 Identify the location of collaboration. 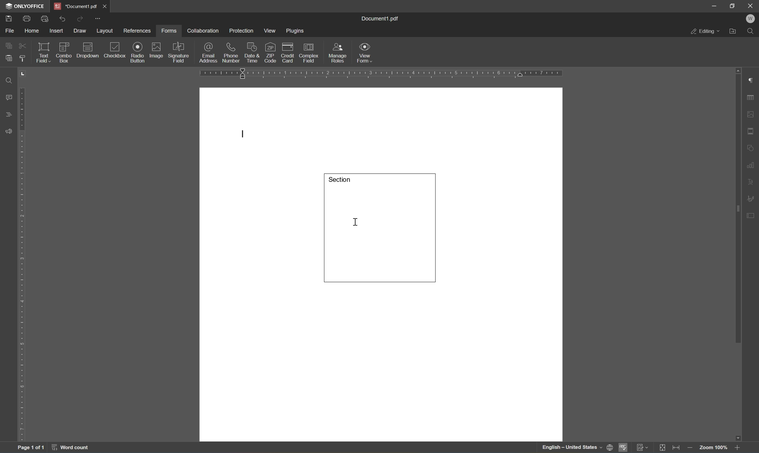
(203, 31).